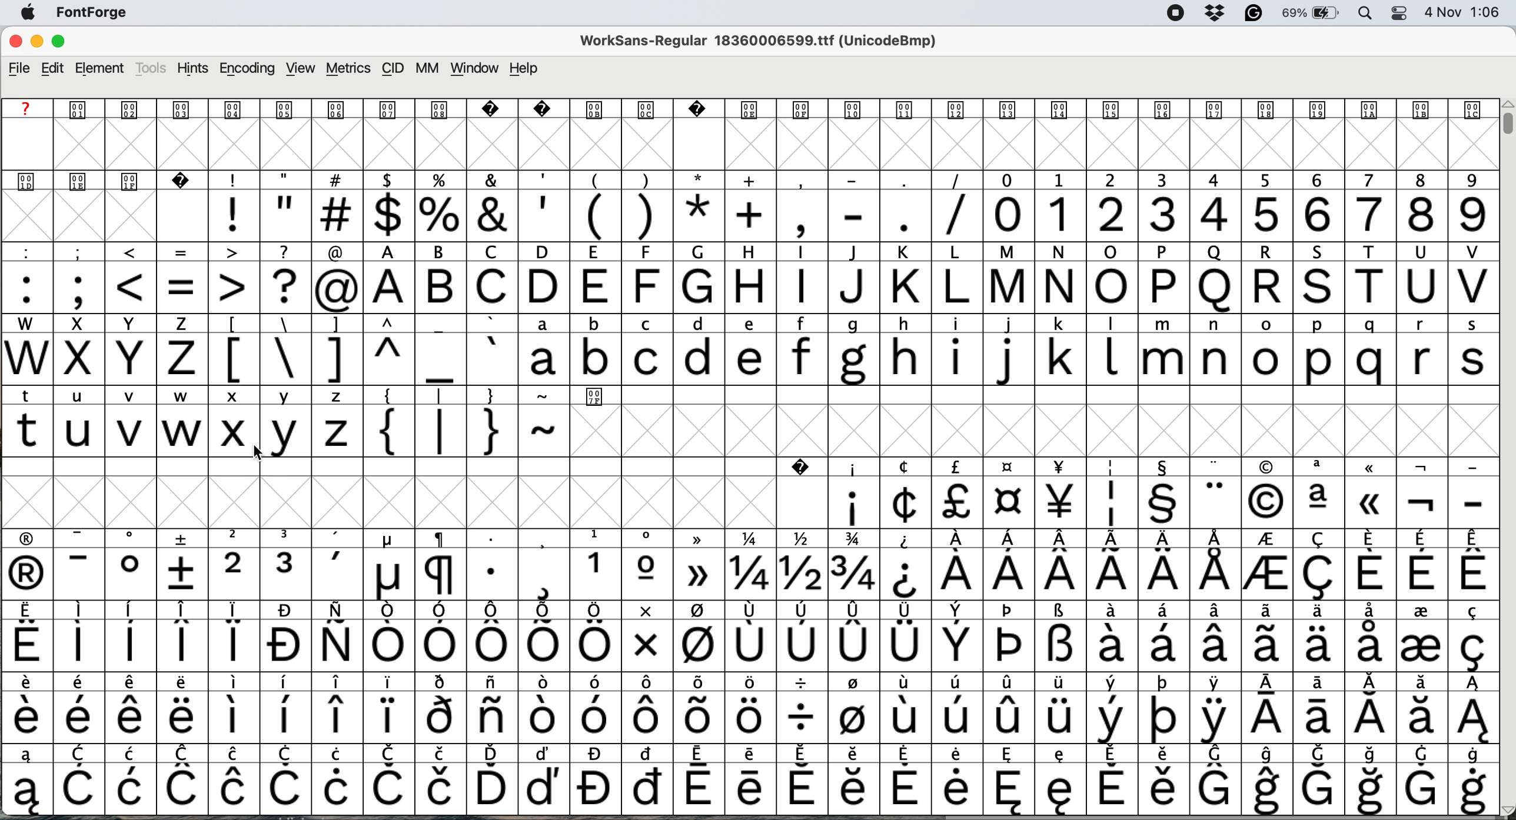 This screenshot has height=820, width=1516. Describe the element at coordinates (927, 289) in the screenshot. I see `capital letters a to v` at that location.